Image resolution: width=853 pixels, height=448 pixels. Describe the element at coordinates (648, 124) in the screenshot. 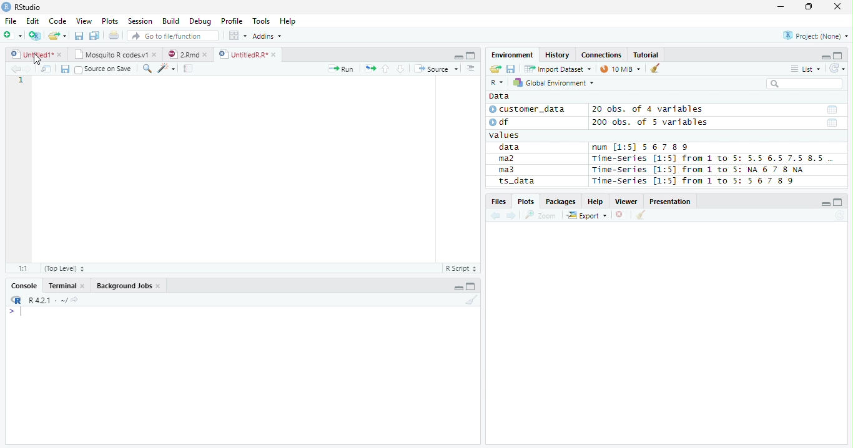

I see `200 obs. of 5 variables` at that location.